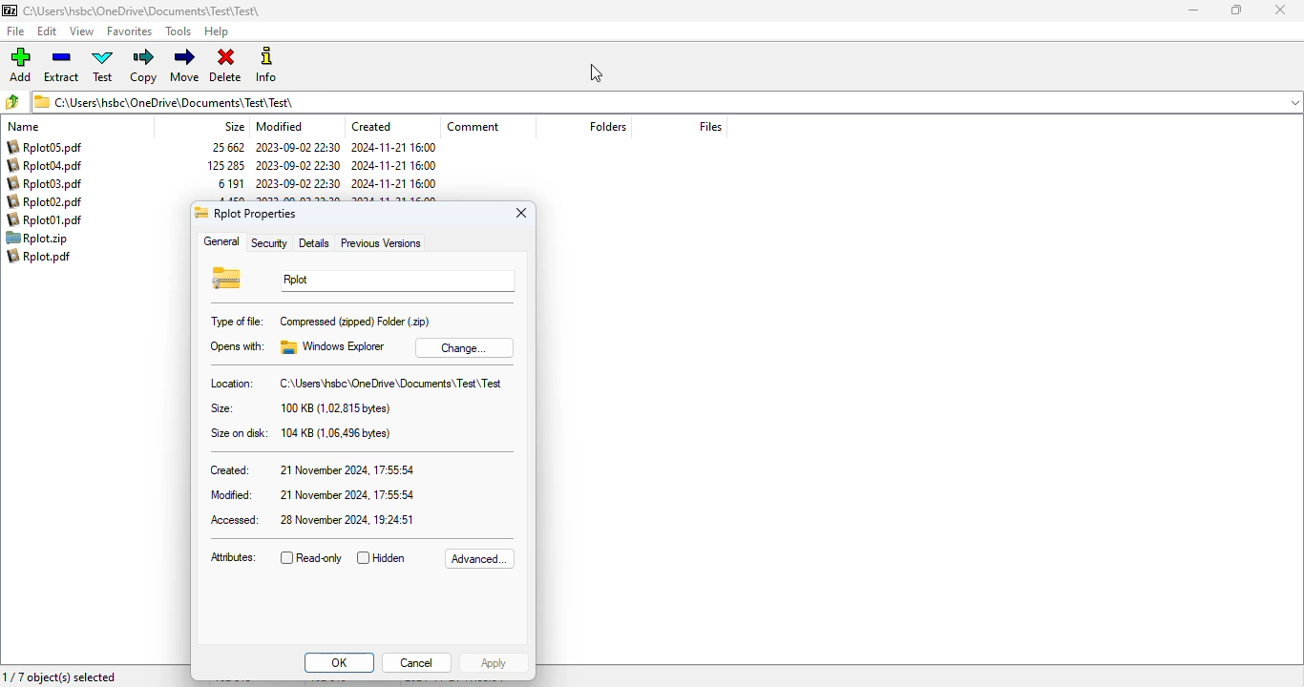  Describe the element at coordinates (1237, 10) in the screenshot. I see `maximize` at that location.